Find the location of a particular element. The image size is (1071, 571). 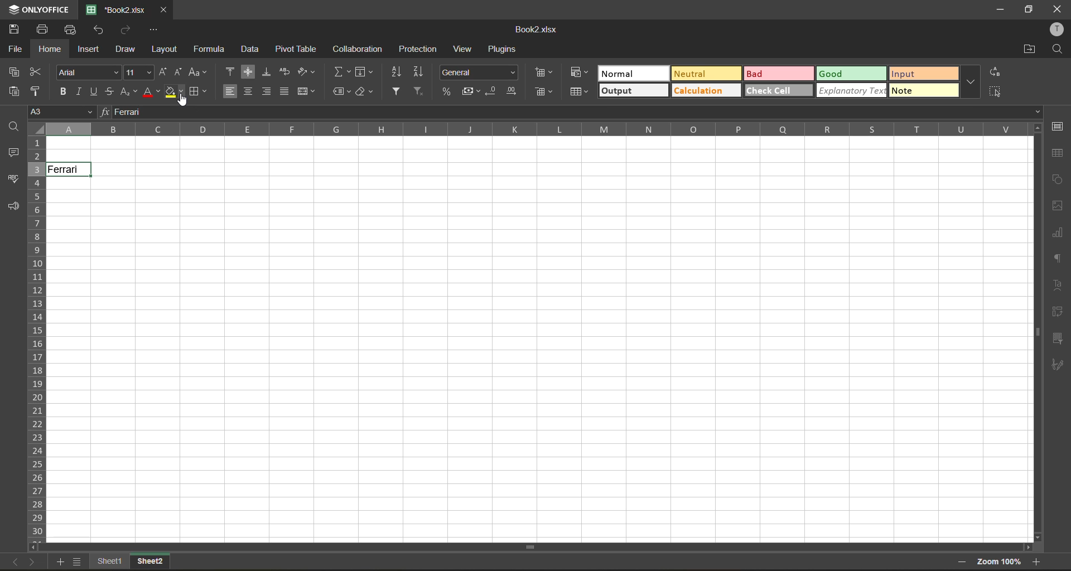

find is located at coordinates (14, 126).